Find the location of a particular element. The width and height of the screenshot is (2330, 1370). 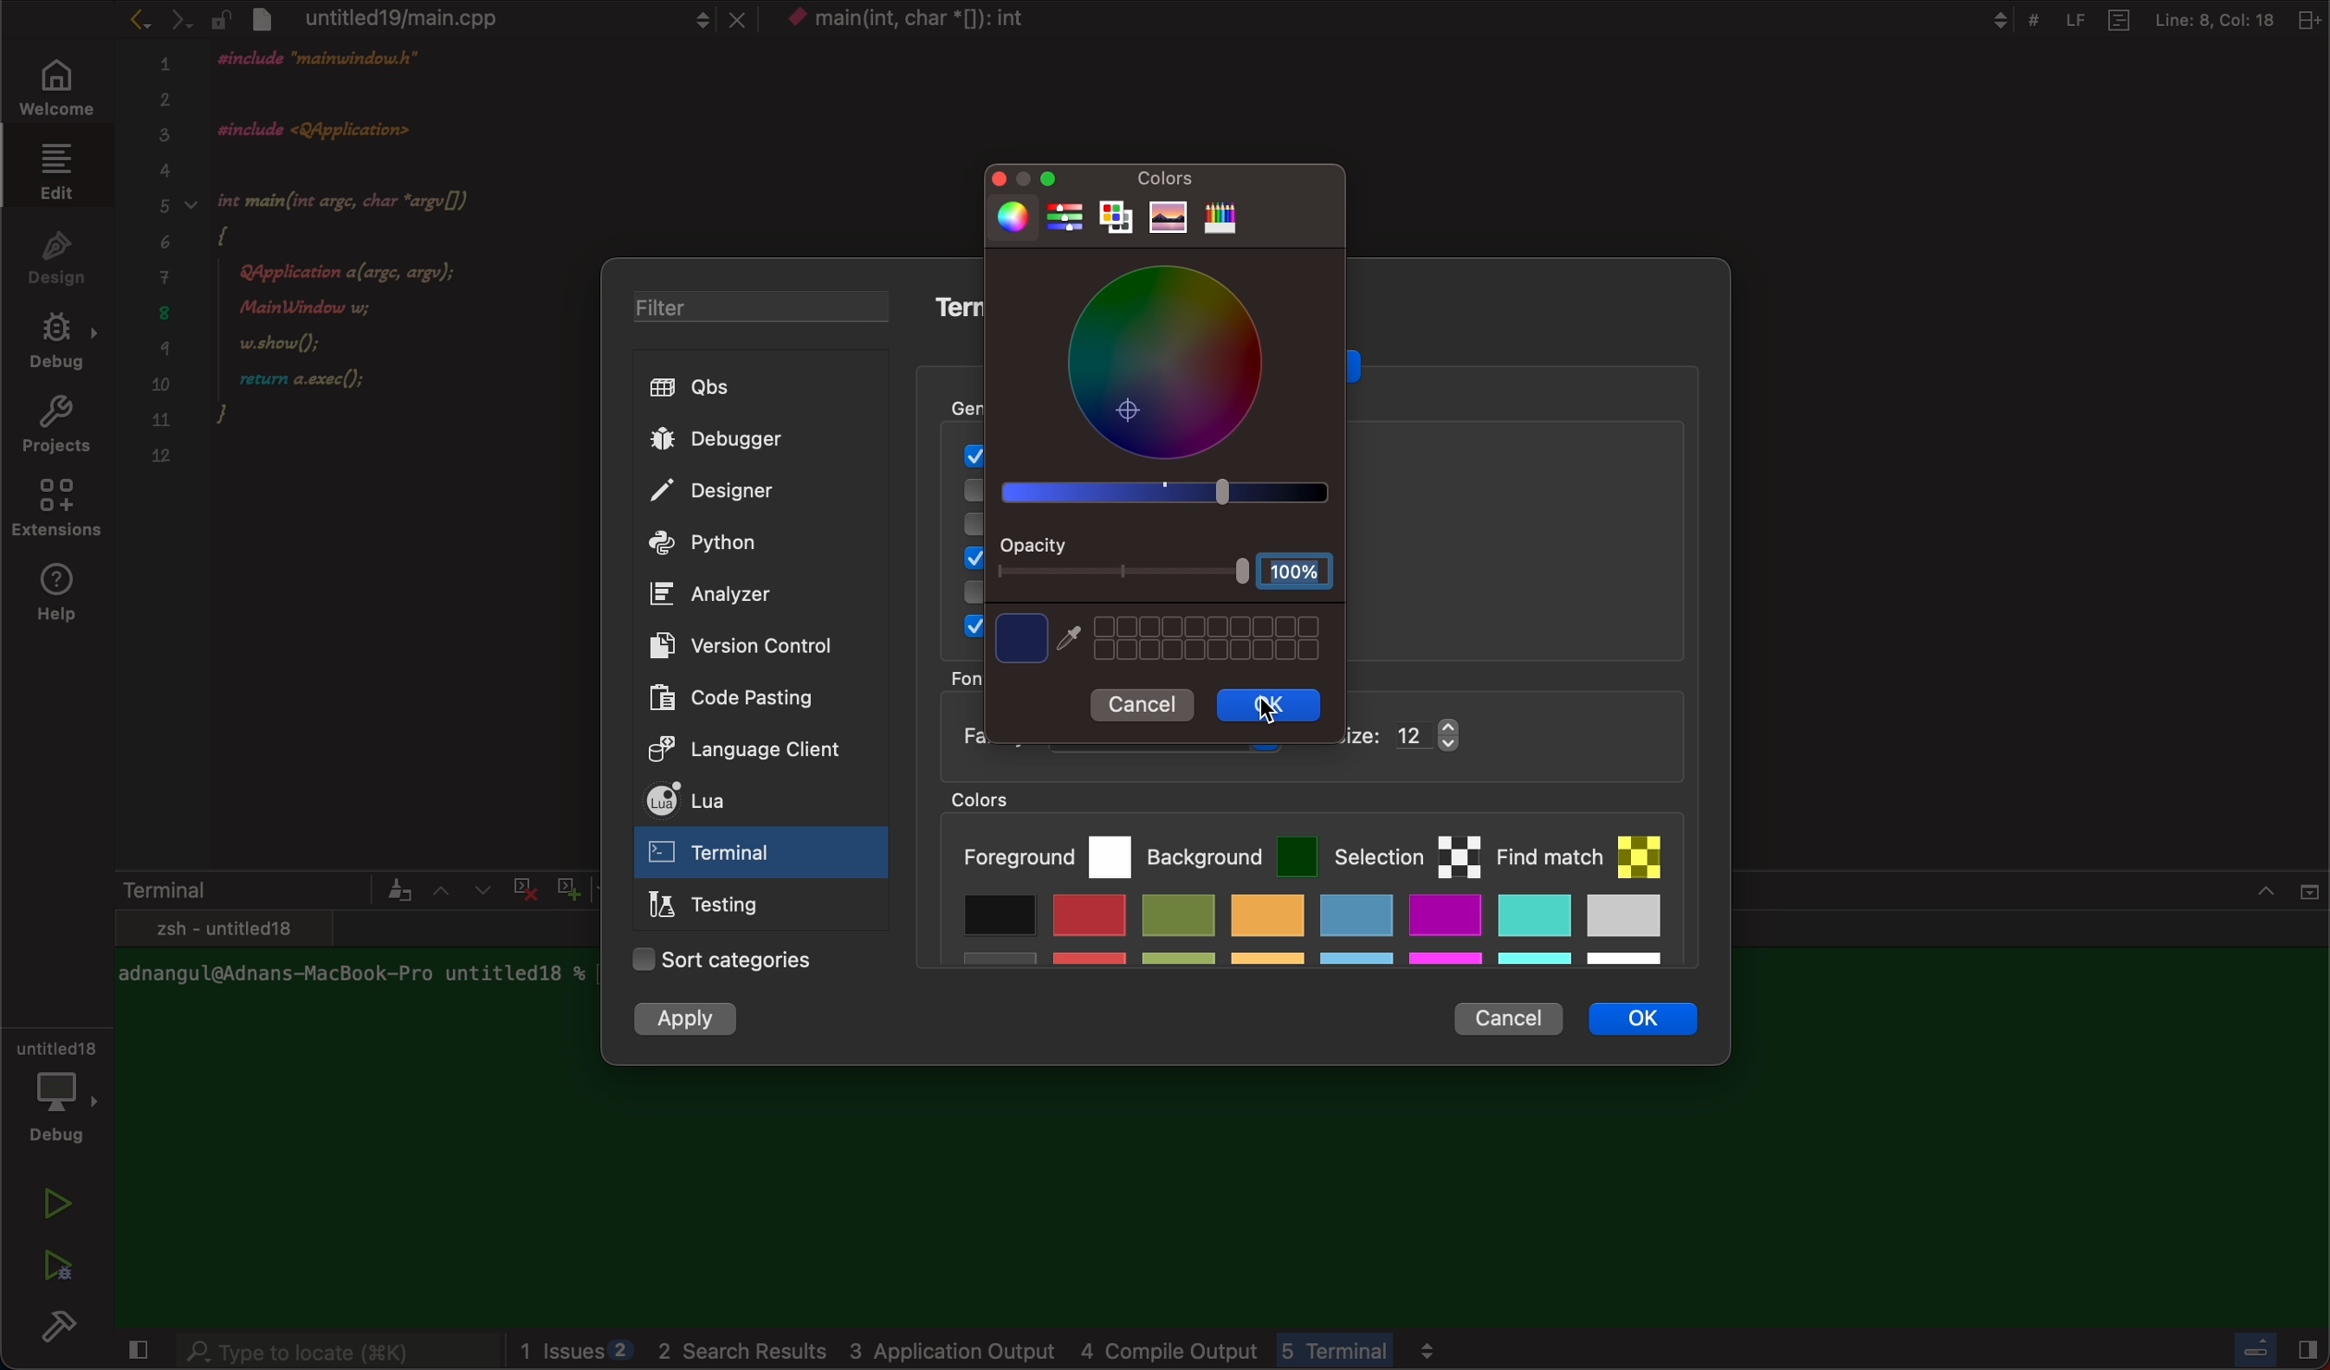

apply is located at coordinates (689, 1021).